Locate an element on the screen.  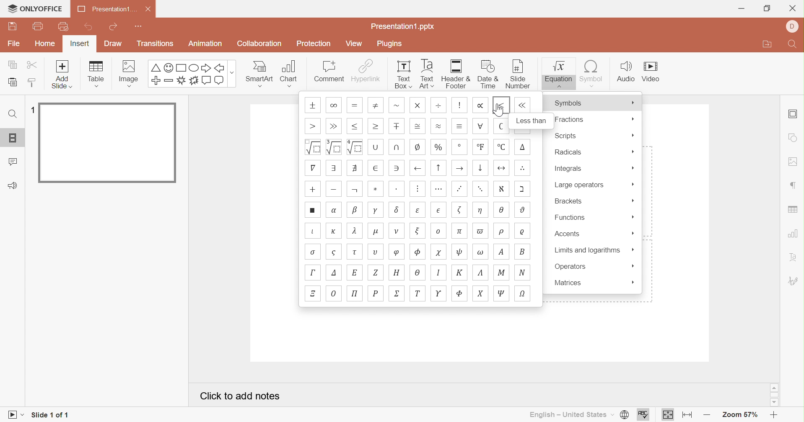
Symbols is located at coordinates (187, 75).